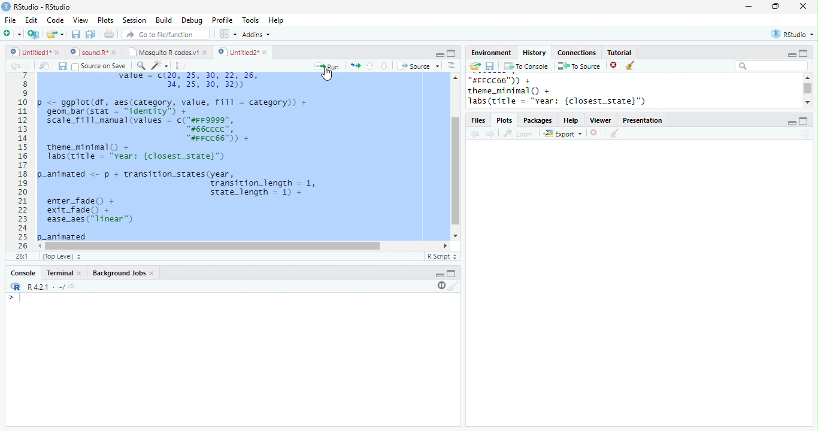 This screenshot has height=431, width=818. I want to click on View, so click(81, 20).